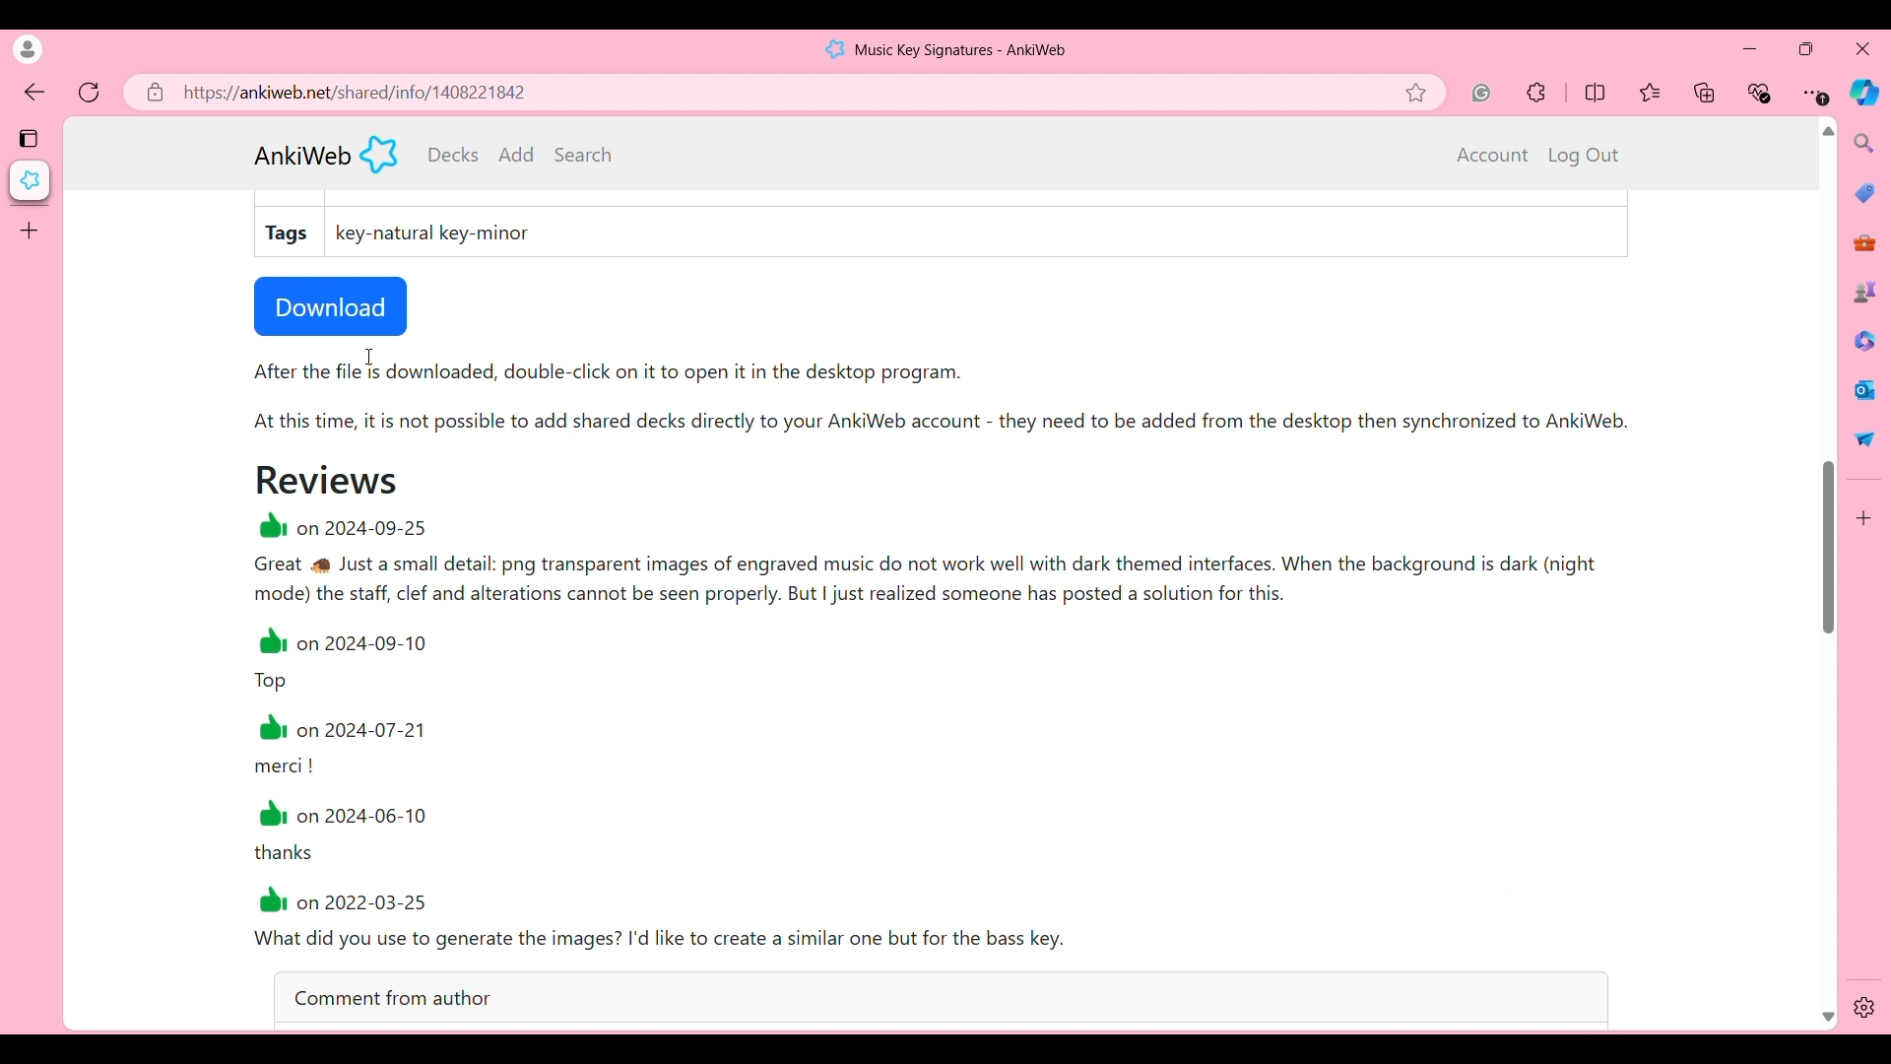 This screenshot has height=1064, width=1891. Describe the element at coordinates (1652, 93) in the screenshot. I see `Favorites` at that location.